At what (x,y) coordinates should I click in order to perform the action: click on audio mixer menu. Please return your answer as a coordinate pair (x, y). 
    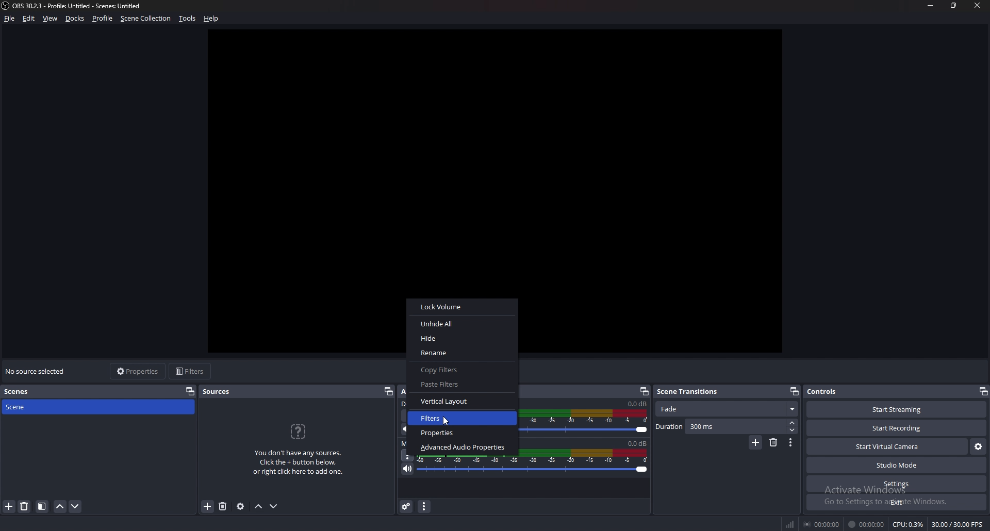
    Looking at the image, I should click on (424, 507).